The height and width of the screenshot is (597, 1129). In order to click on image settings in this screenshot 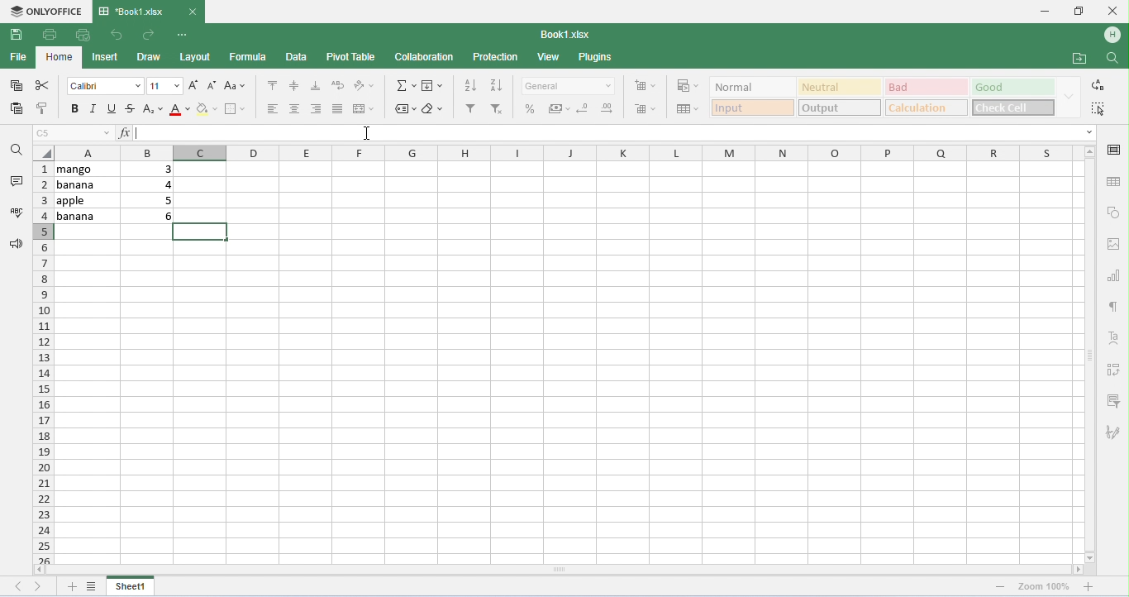, I will do `click(1116, 246)`.